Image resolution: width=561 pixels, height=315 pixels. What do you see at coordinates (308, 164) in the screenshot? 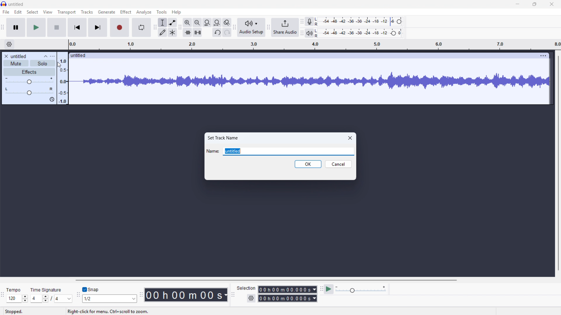
I see `OK` at bounding box center [308, 164].